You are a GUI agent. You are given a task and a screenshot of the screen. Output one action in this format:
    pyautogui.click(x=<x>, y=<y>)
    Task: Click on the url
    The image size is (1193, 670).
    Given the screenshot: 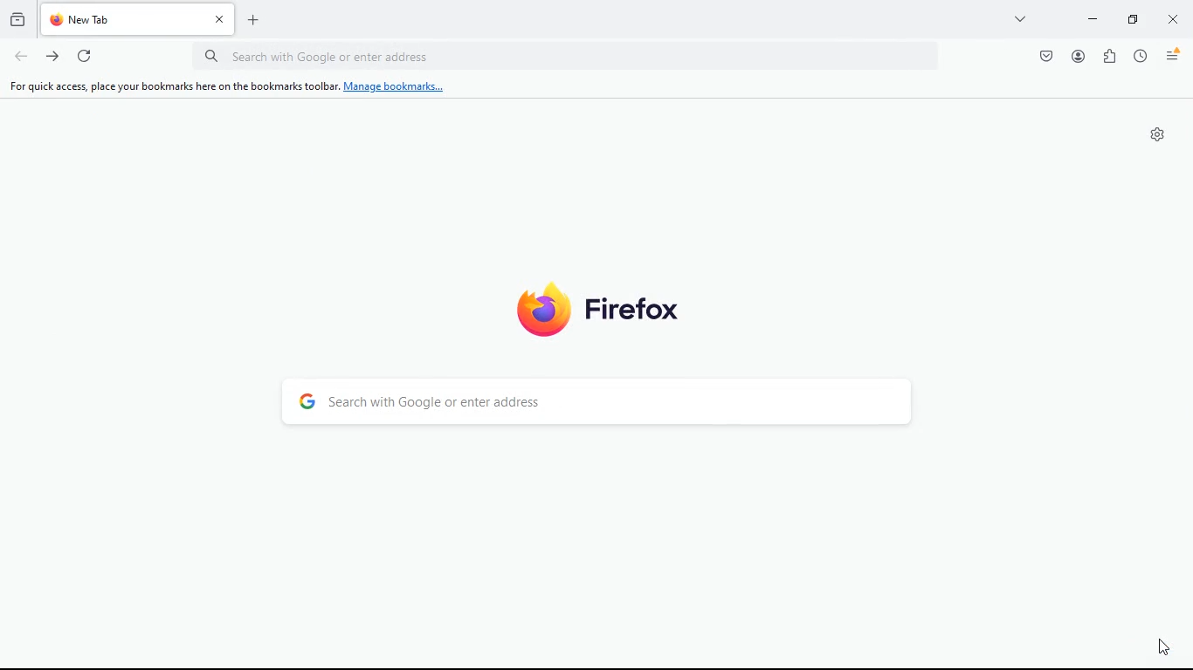 What is the action you would take?
    pyautogui.click(x=571, y=56)
    